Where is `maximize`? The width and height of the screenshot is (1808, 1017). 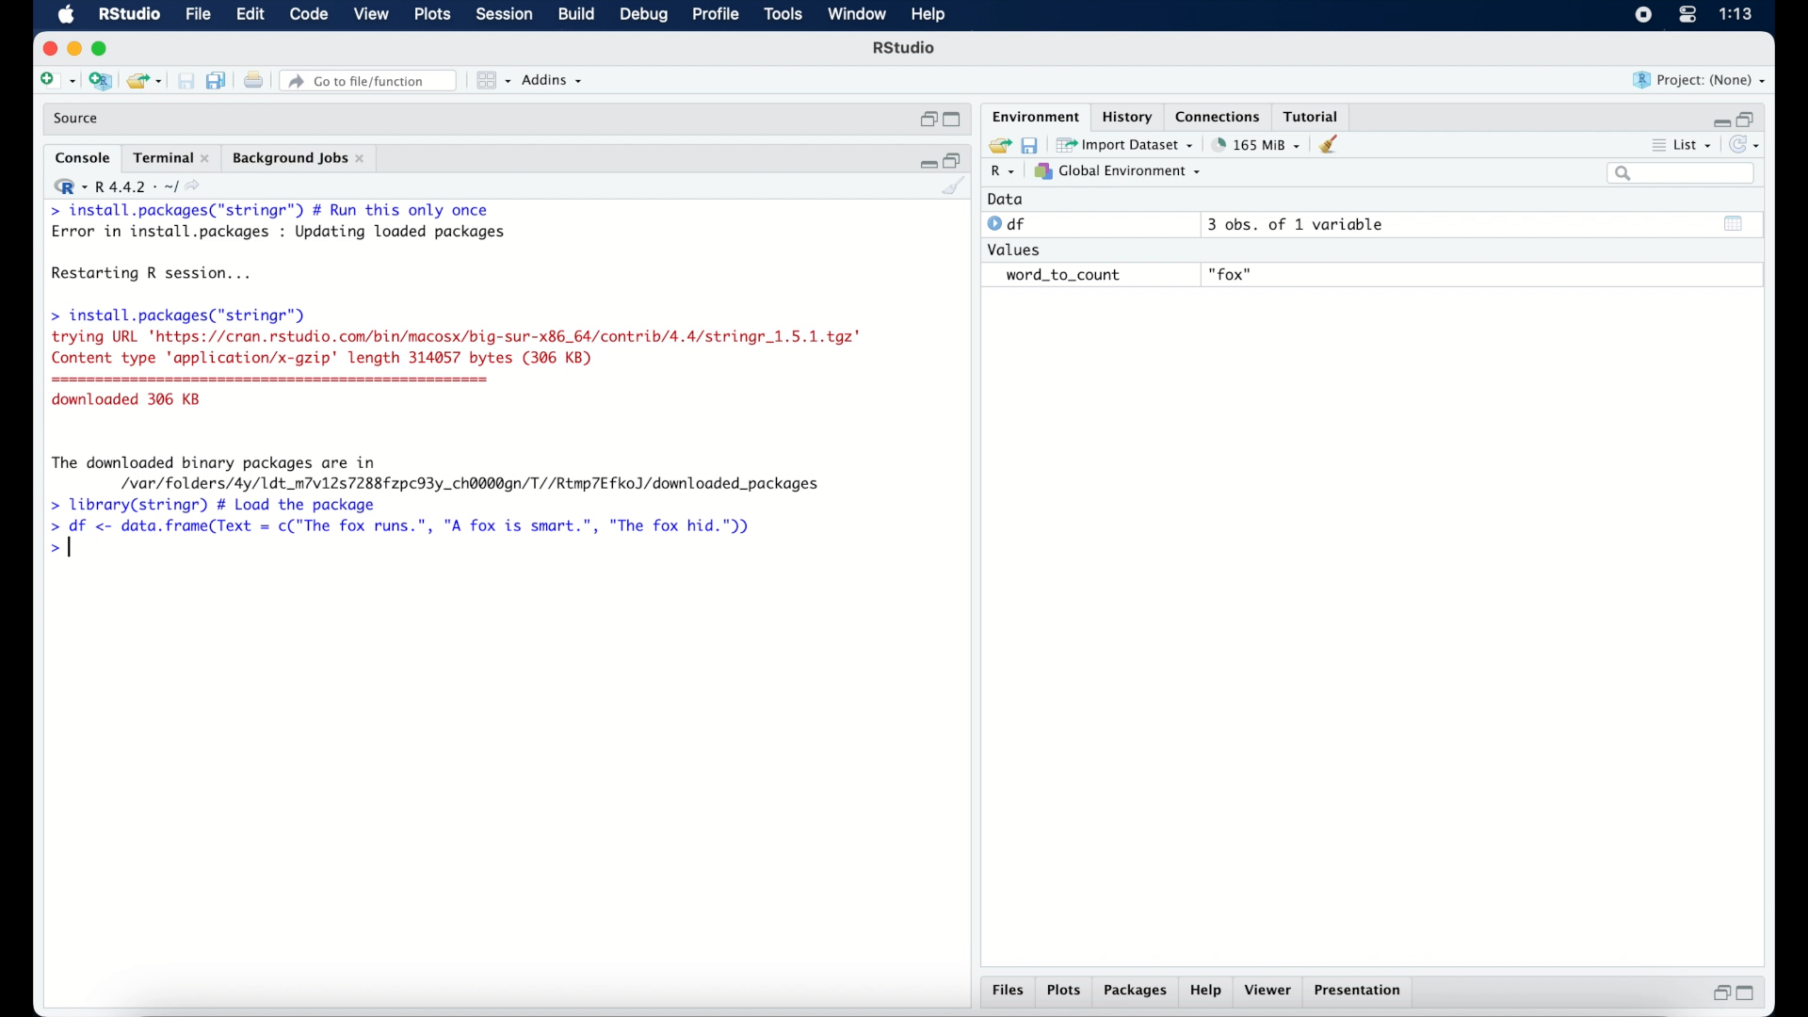
maximize is located at coordinates (104, 49).